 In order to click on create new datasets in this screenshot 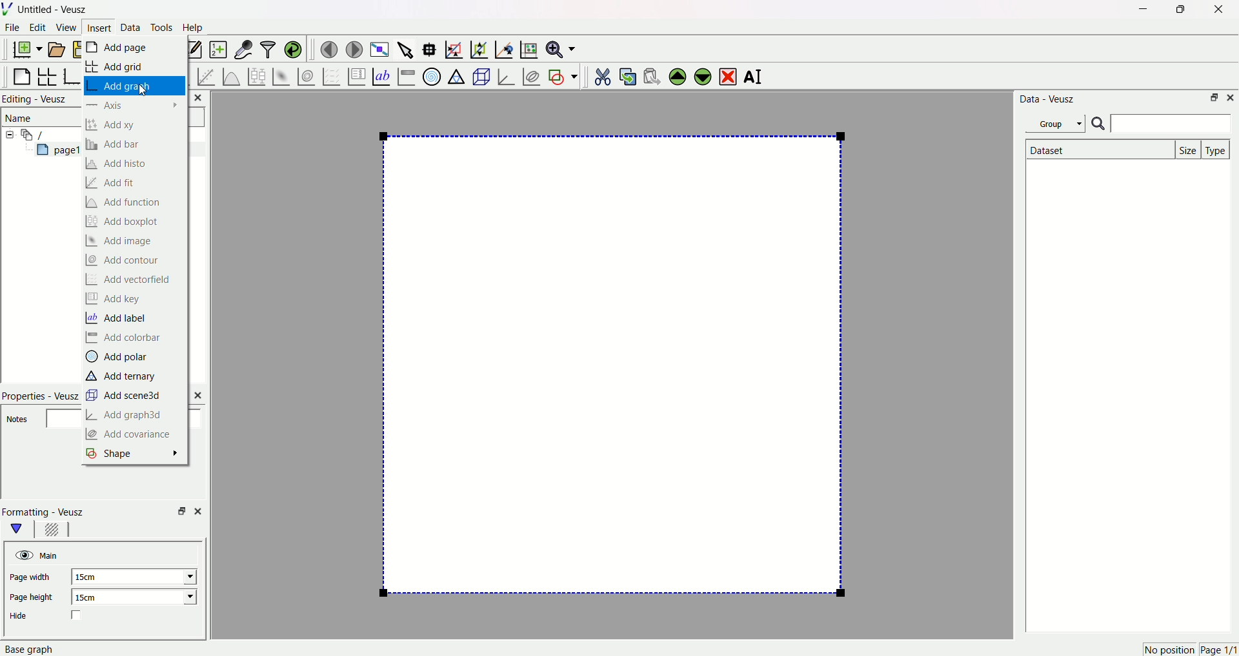, I will do `click(217, 50)`.